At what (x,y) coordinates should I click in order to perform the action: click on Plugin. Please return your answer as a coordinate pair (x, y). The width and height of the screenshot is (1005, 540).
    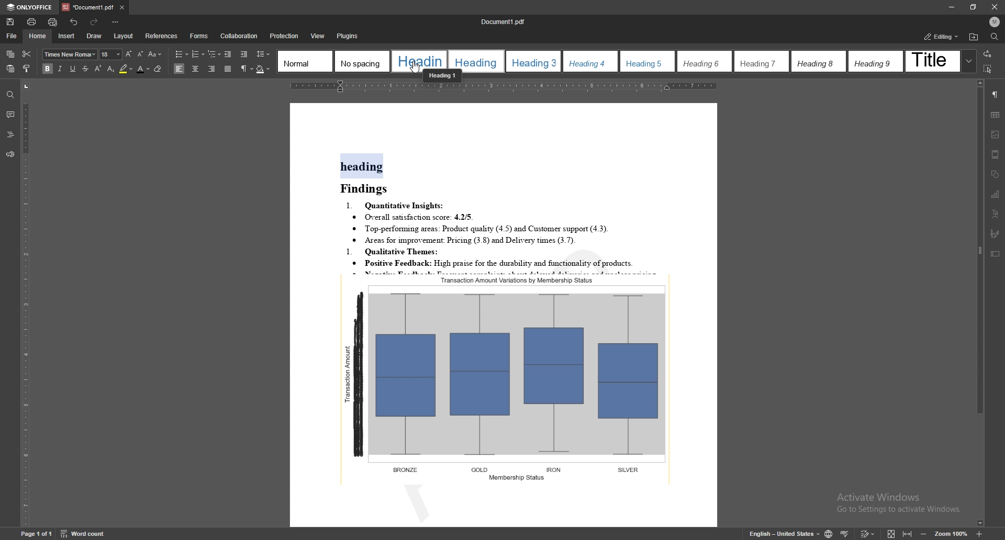
    Looking at the image, I should click on (348, 36).